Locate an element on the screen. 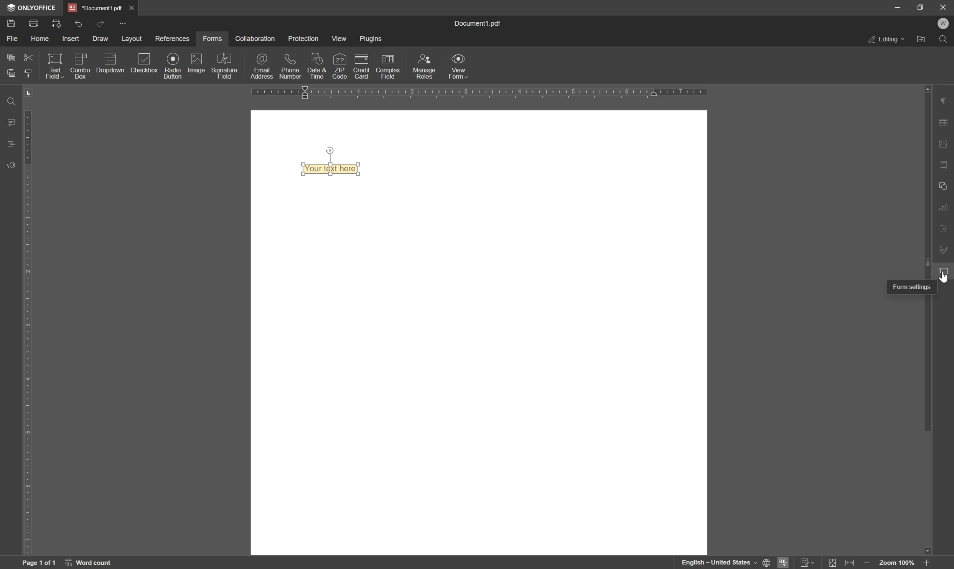 The height and width of the screenshot is (569, 954). scroll bar is located at coordinates (925, 262).